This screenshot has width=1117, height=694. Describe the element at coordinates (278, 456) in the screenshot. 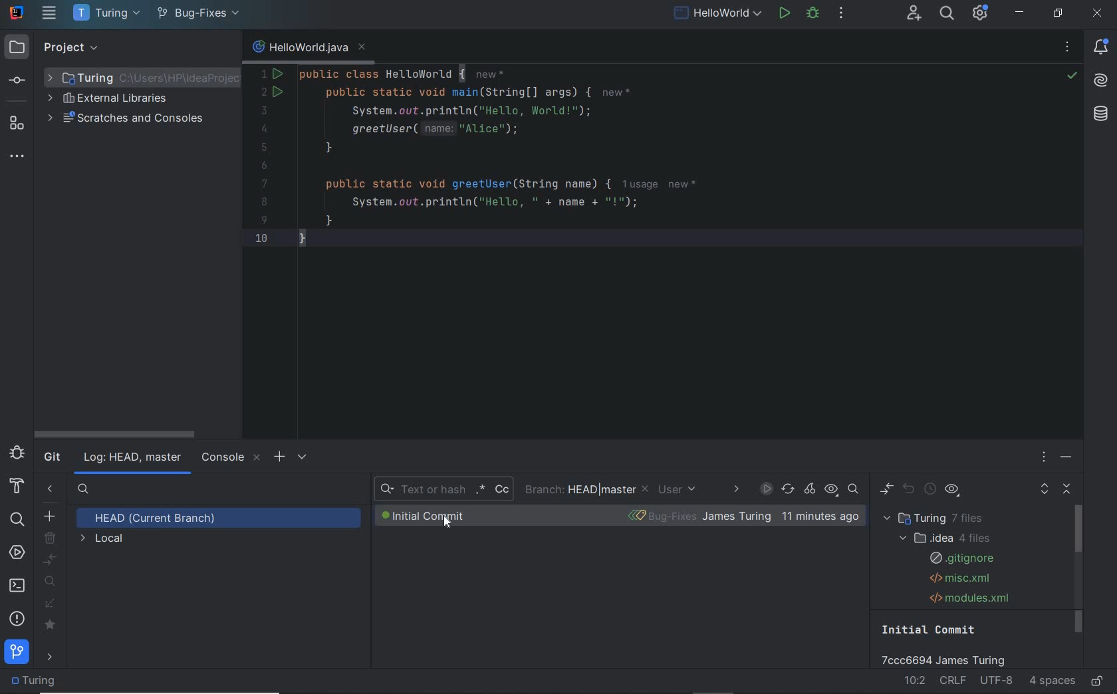

I see `OPEN NEW GIT LOG TAB` at that location.